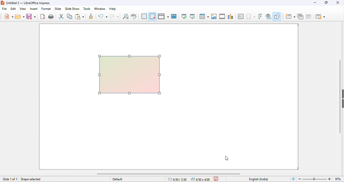 The height and width of the screenshot is (182, 344). What do you see at coordinates (33, 179) in the screenshot?
I see `shape selected` at bounding box center [33, 179].